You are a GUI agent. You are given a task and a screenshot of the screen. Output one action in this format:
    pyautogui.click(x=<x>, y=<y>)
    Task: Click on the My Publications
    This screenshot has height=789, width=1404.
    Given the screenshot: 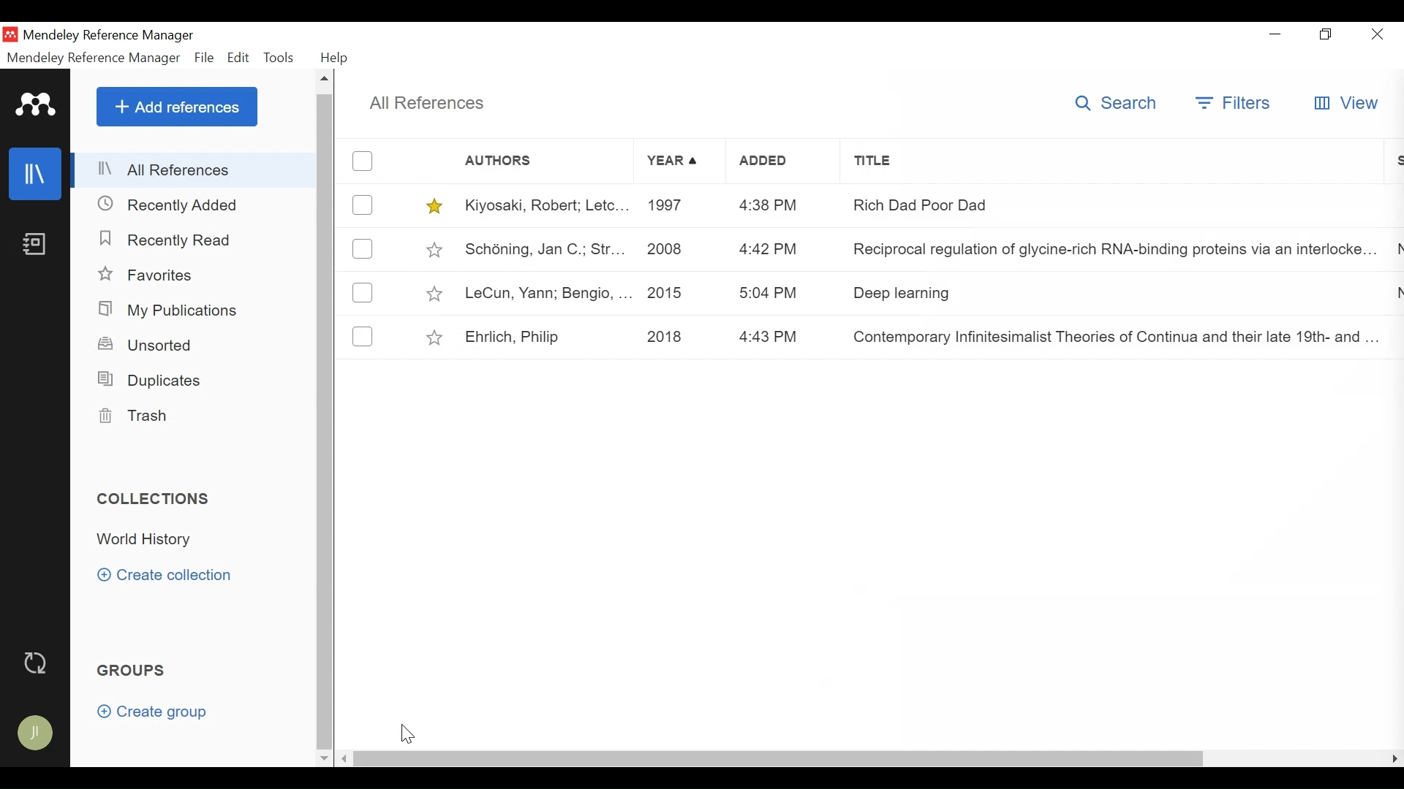 What is the action you would take?
    pyautogui.click(x=170, y=309)
    